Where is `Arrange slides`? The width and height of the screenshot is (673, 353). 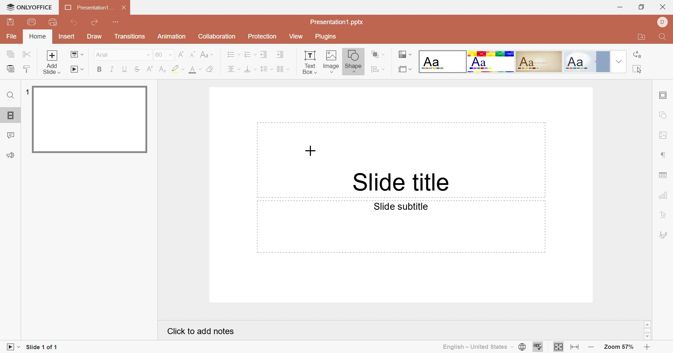
Arrange slides is located at coordinates (379, 55).